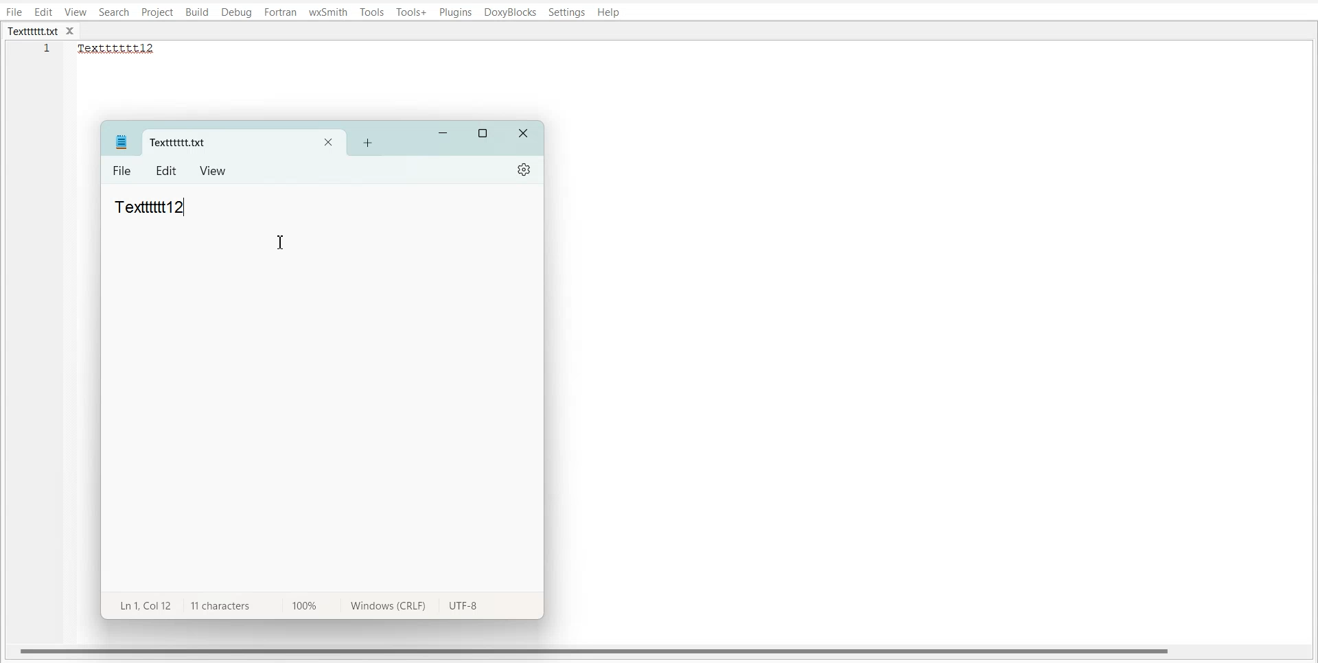 The width and height of the screenshot is (1318, 663). What do you see at coordinates (221, 143) in the screenshot?
I see `Folder` at bounding box center [221, 143].